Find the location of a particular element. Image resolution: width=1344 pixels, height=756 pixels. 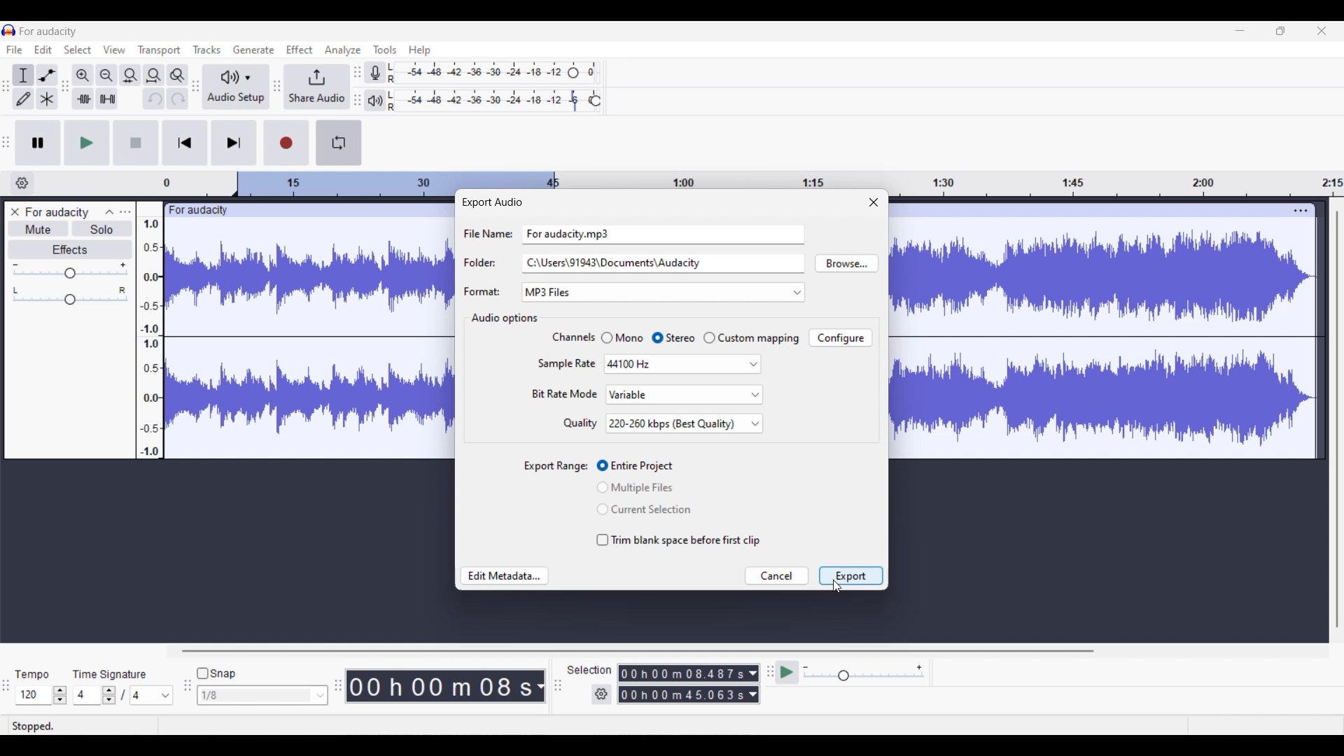

Current selection is located at coordinates (629, 395).